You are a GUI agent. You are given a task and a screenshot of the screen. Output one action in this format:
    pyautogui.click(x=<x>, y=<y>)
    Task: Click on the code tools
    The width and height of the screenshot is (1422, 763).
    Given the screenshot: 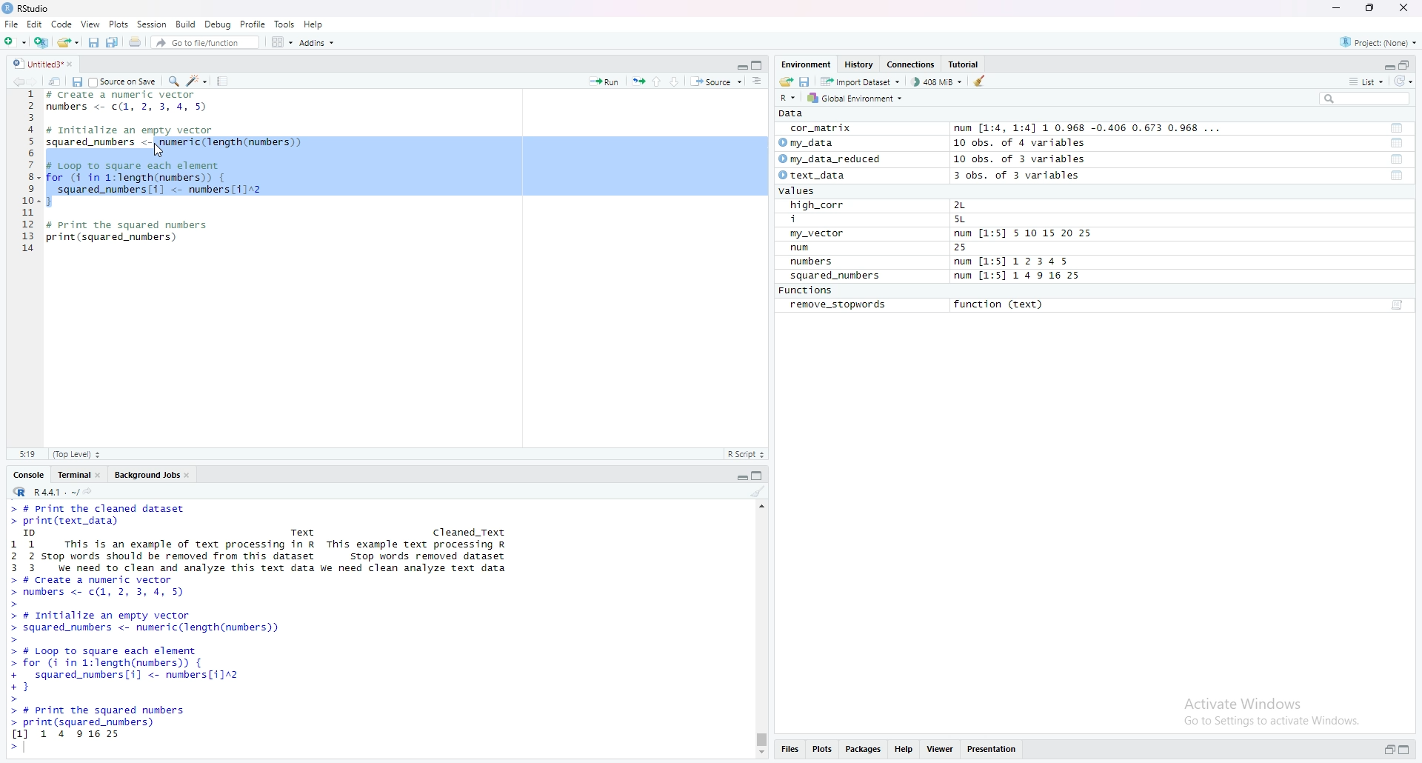 What is the action you would take?
    pyautogui.click(x=197, y=80)
    